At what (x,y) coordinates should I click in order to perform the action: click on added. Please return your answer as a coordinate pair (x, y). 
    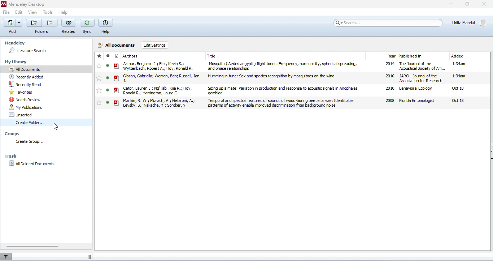
    Looking at the image, I should click on (458, 57).